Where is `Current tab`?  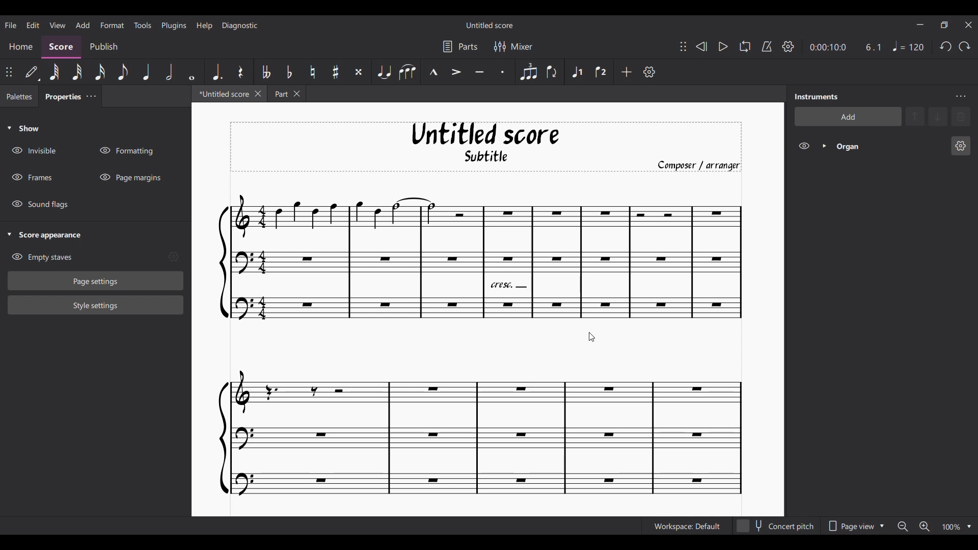
Current tab is located at coordinates (222, 94).